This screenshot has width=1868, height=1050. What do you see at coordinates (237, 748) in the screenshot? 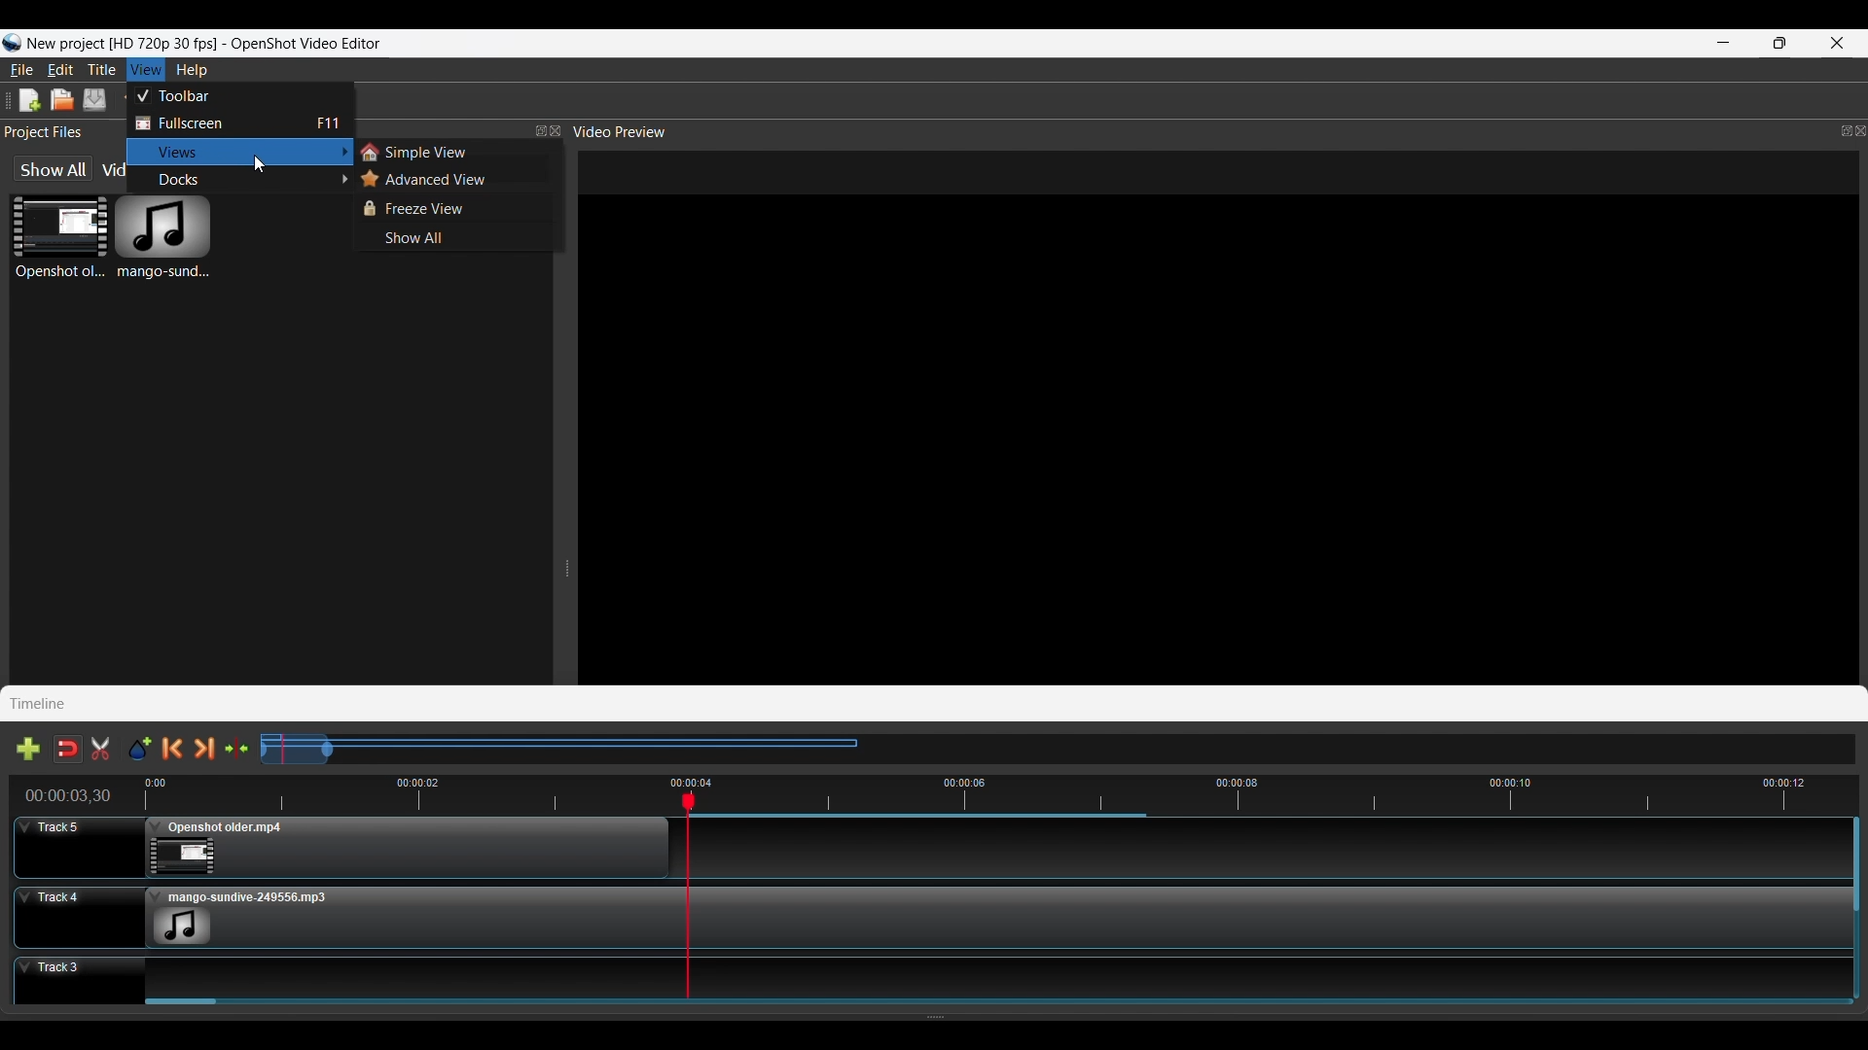
I see `Center the timeline on the playhead` at bounding box center [237, 748].